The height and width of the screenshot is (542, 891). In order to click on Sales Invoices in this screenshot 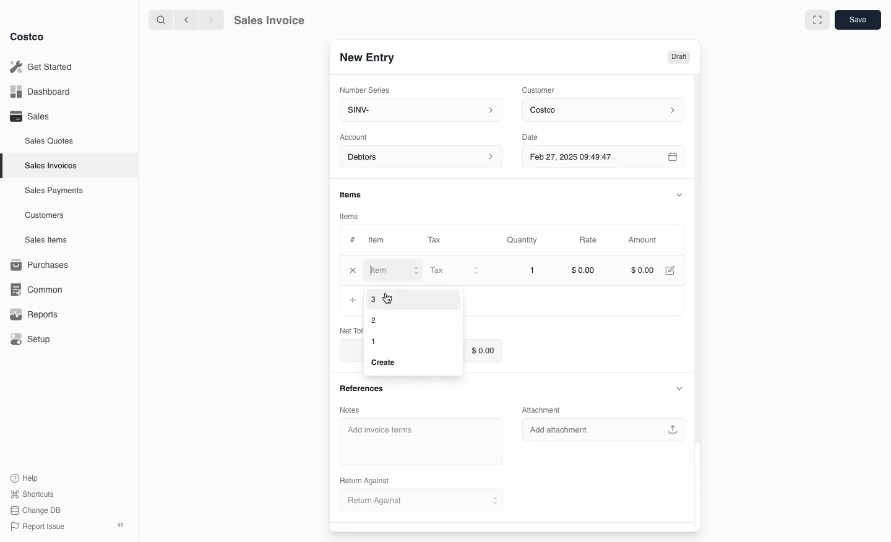, I will do `click(53, 165)`.